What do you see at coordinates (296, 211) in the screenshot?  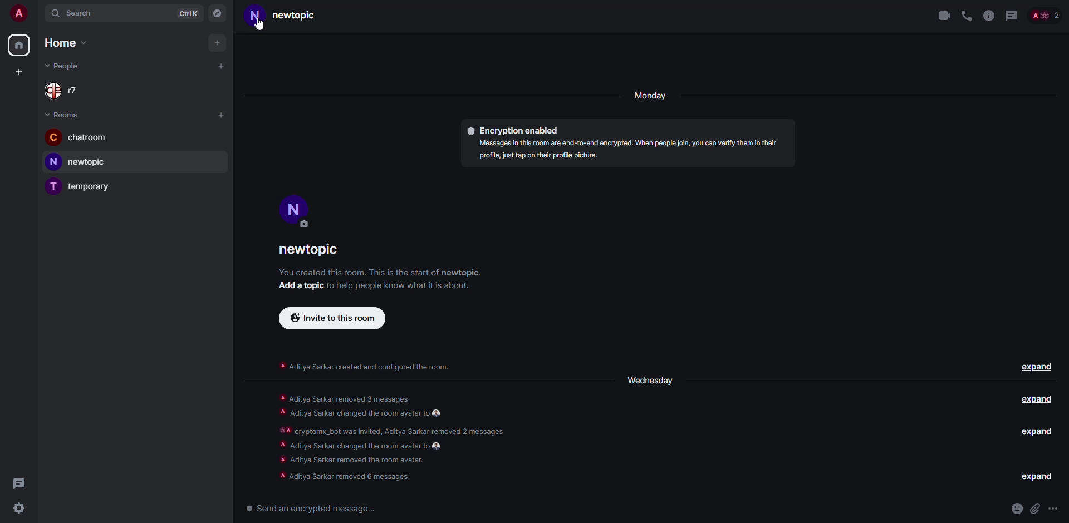 I see `profile` at bounding box center [296, 211].